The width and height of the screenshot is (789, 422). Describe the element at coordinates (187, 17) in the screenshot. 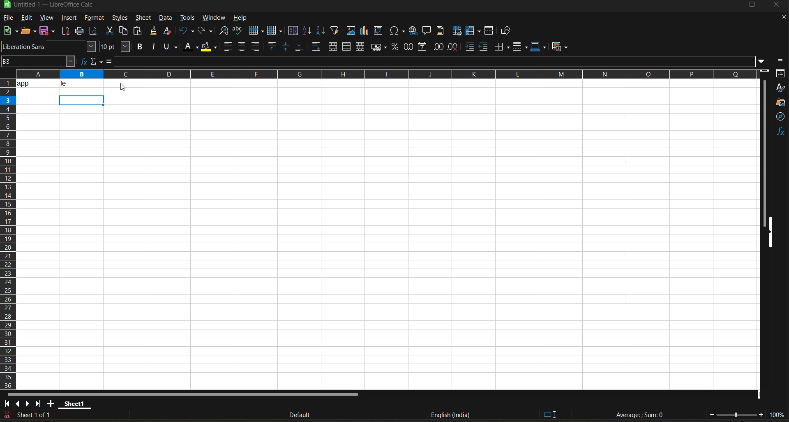

I see `tools` at that location.